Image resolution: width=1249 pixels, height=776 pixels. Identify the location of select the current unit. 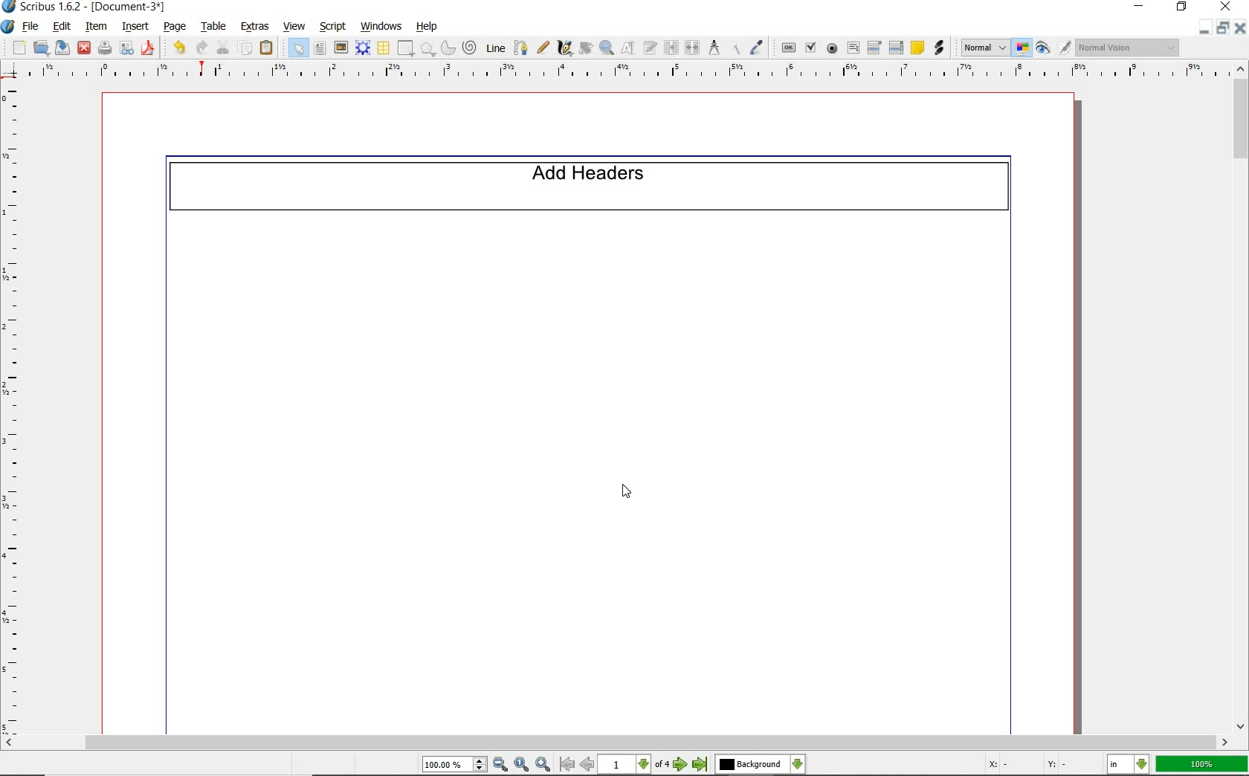
(1129, 763).